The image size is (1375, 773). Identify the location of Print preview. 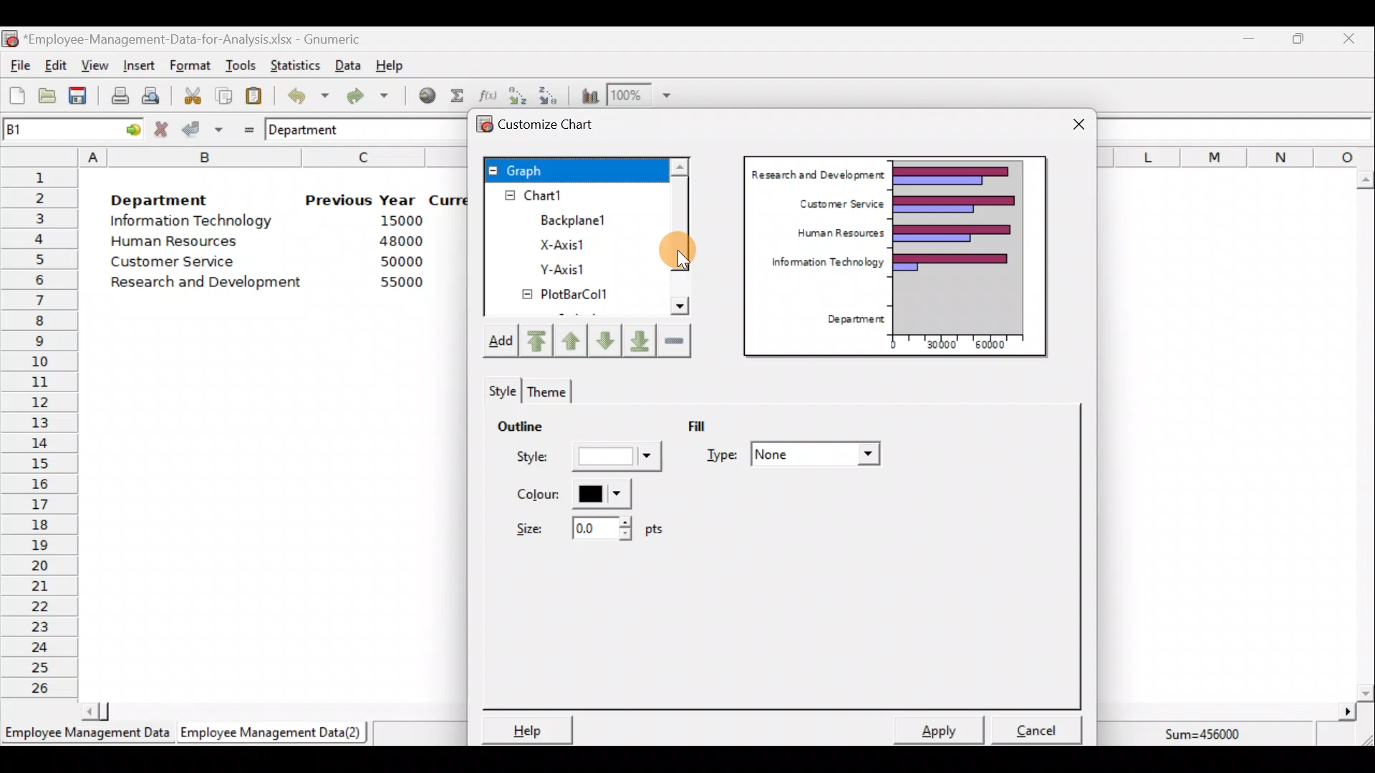
(150, 94).